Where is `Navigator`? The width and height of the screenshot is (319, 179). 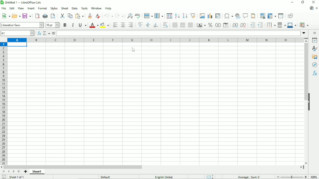
Navigator is located at coordinates (314, 65).